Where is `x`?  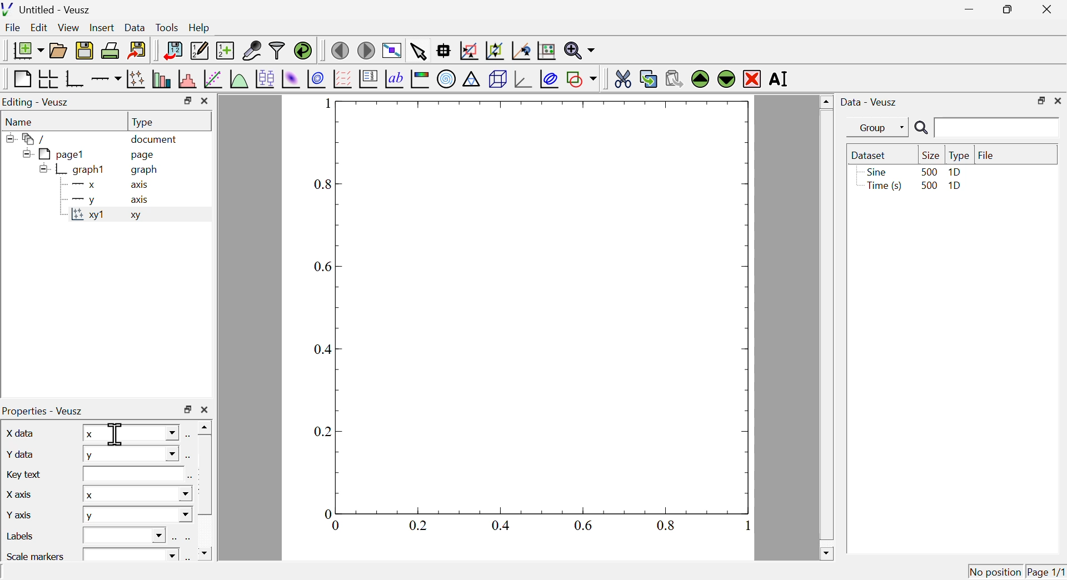 x is located at coordinates (81, 186).